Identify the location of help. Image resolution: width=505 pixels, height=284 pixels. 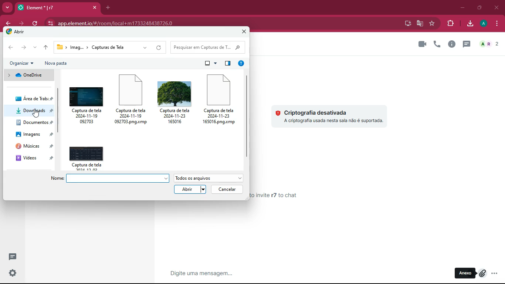
(243, 64).